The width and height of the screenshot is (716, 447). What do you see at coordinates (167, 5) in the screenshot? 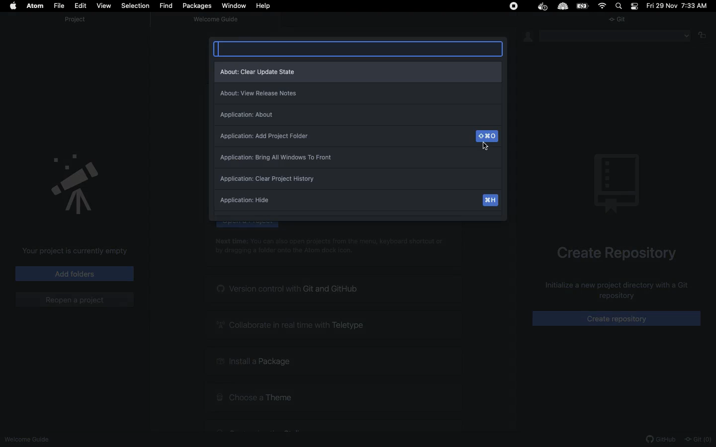
I see `Find` at bounding box center [167, 5].